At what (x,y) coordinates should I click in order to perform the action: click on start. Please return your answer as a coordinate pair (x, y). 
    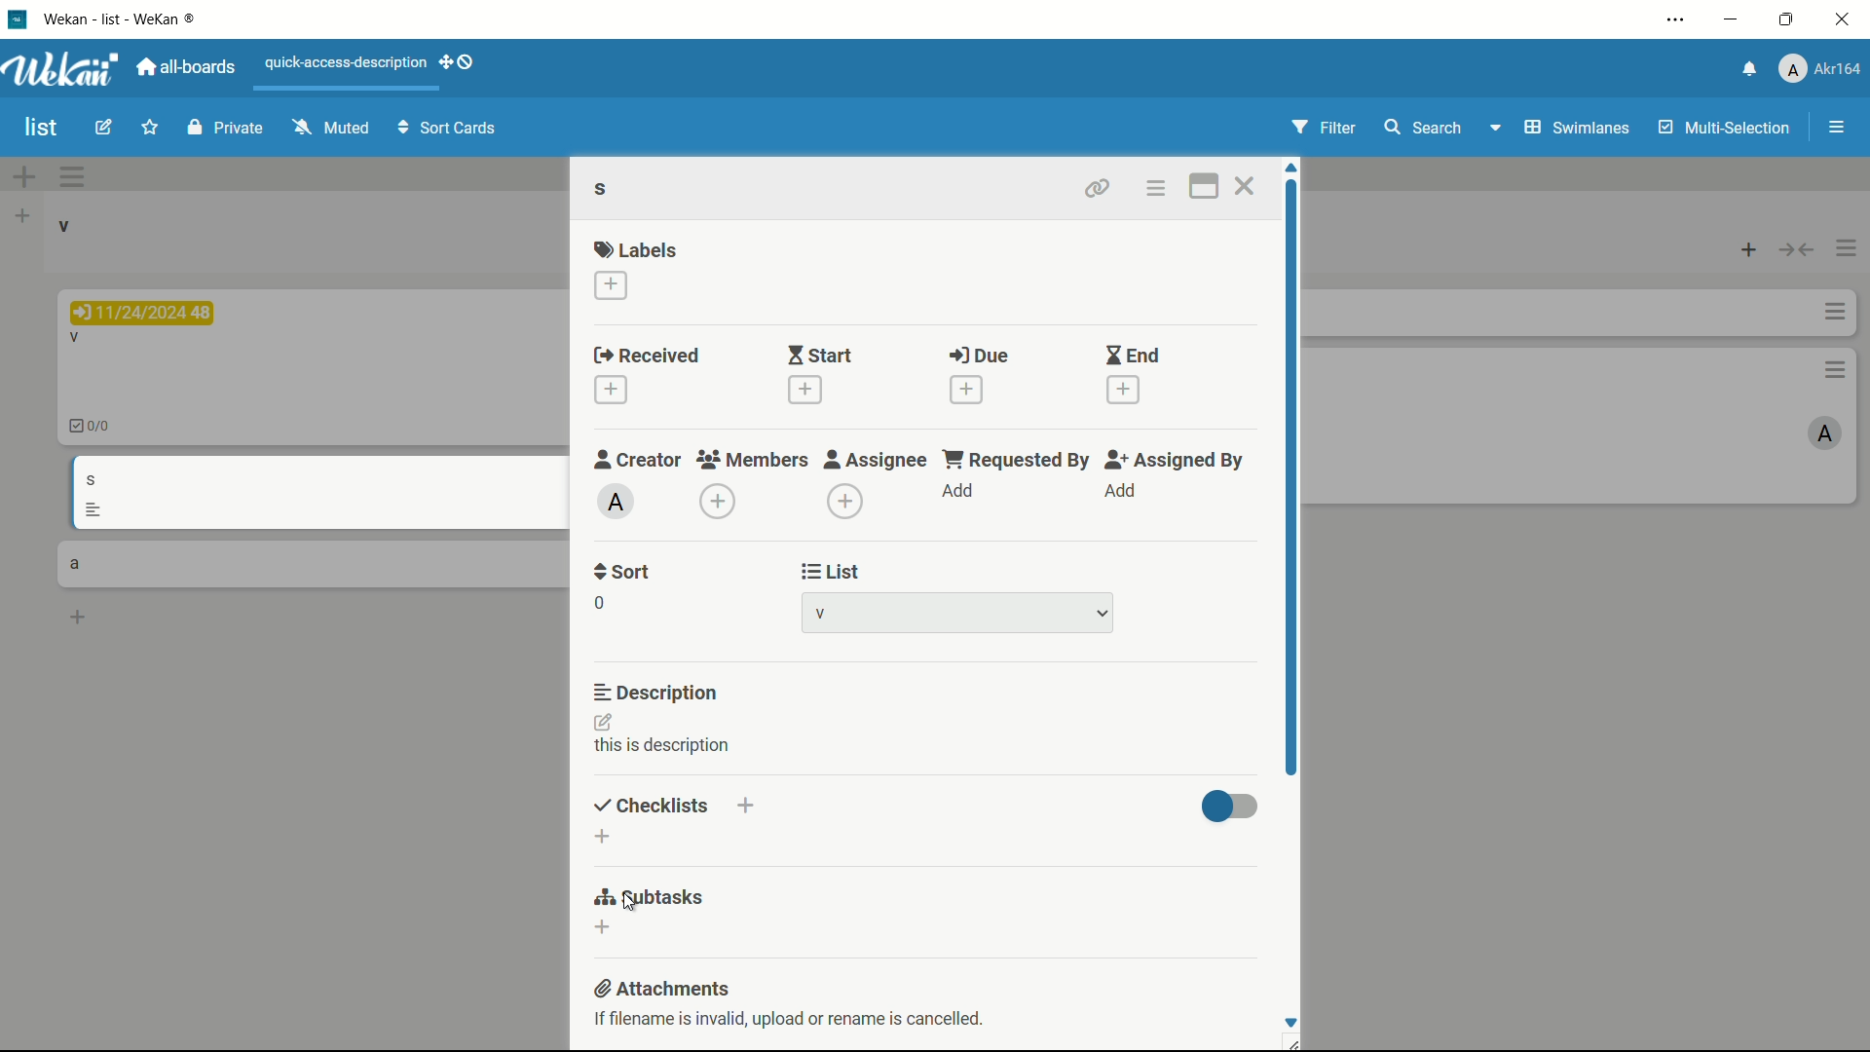
    Looking at the image, I should click on (822, 356).